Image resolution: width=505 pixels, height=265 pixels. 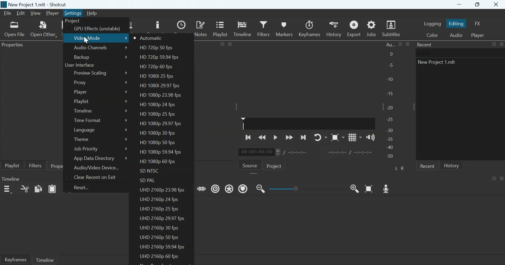 I want to click on UHD 2160p 25 fps, so click(x=159, y=209).